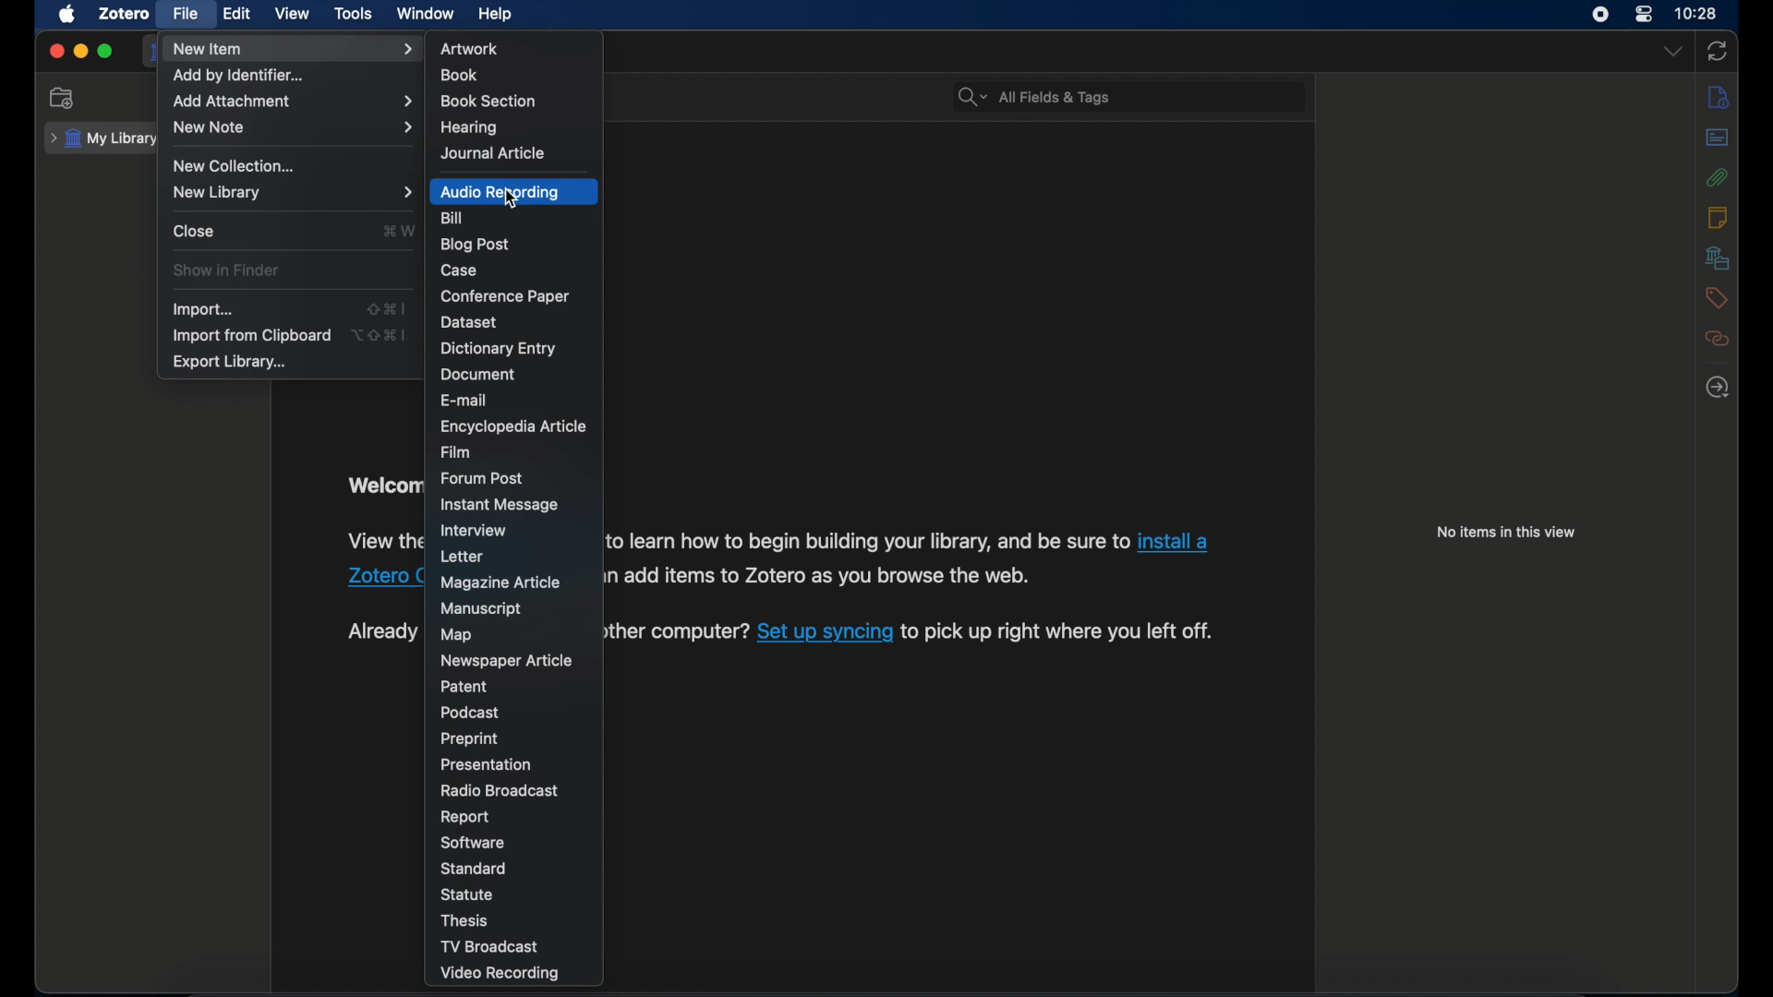 The width and height of the screenshot is (1773, 997). What do you see at coordinates (458, 453) in the screenshot?
I see `film` at bounding box center [458, 453].